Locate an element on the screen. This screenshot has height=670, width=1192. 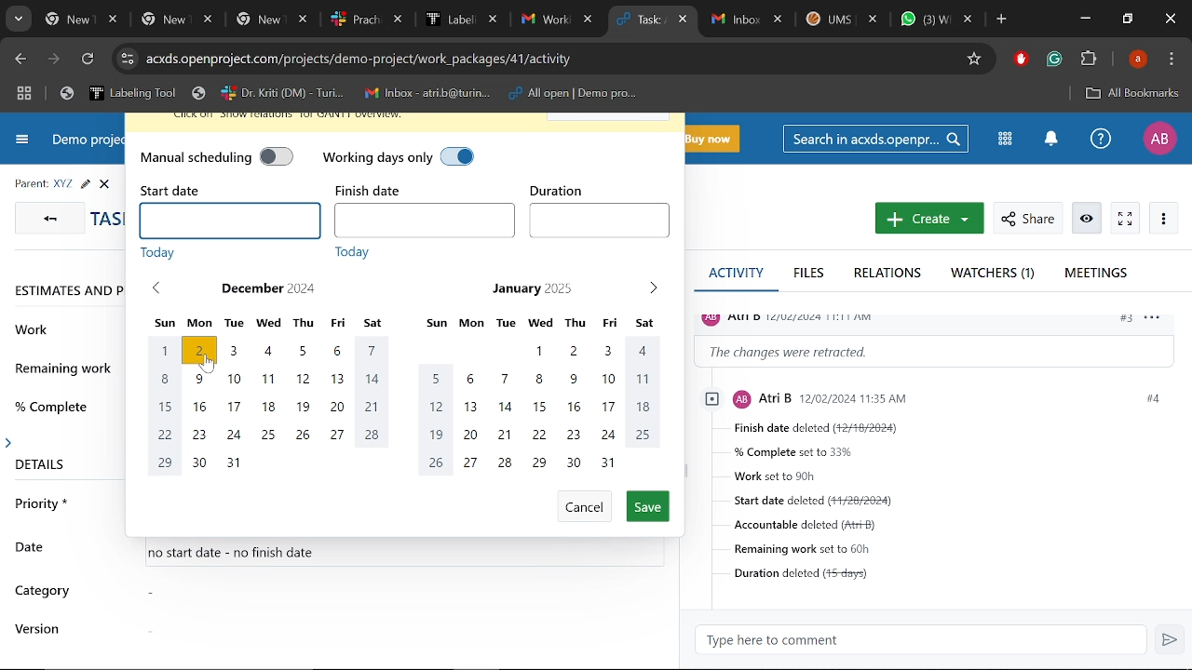
work is located at coordinates (34, 329).